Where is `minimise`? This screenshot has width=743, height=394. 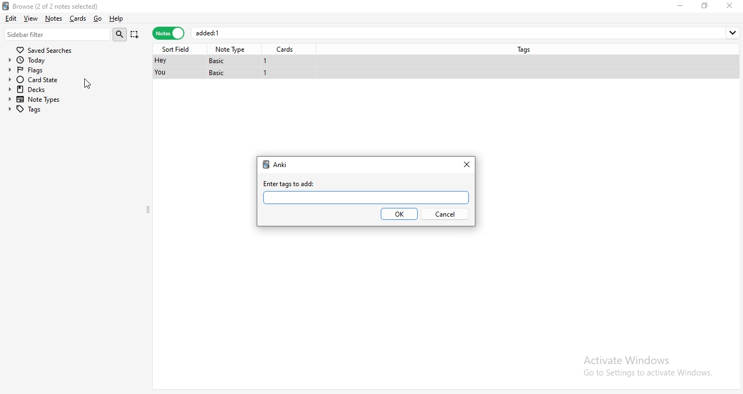 minimise is located at coordinates (682, 5).